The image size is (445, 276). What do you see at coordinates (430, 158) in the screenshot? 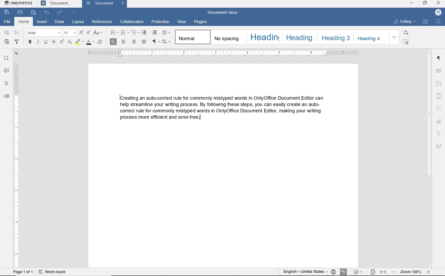
I see `scrollbar` at bounding box center [430, 158].